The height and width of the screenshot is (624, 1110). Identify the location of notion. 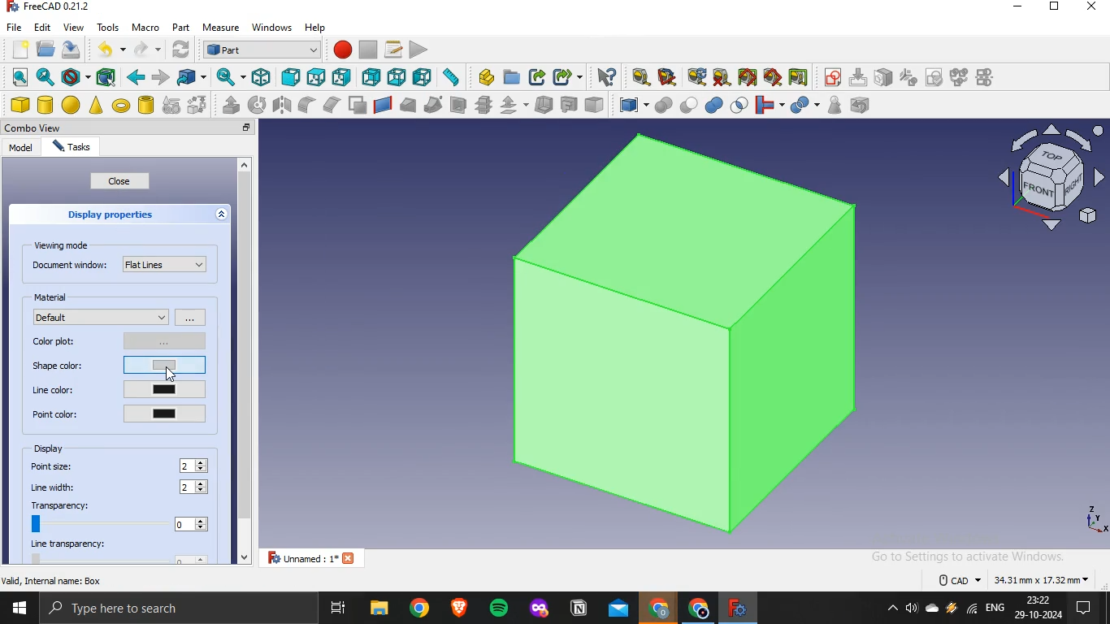
(579, 609).